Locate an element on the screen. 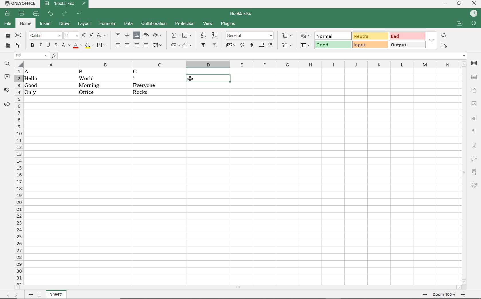  conditional formatting is located at coordinates (304, 35).